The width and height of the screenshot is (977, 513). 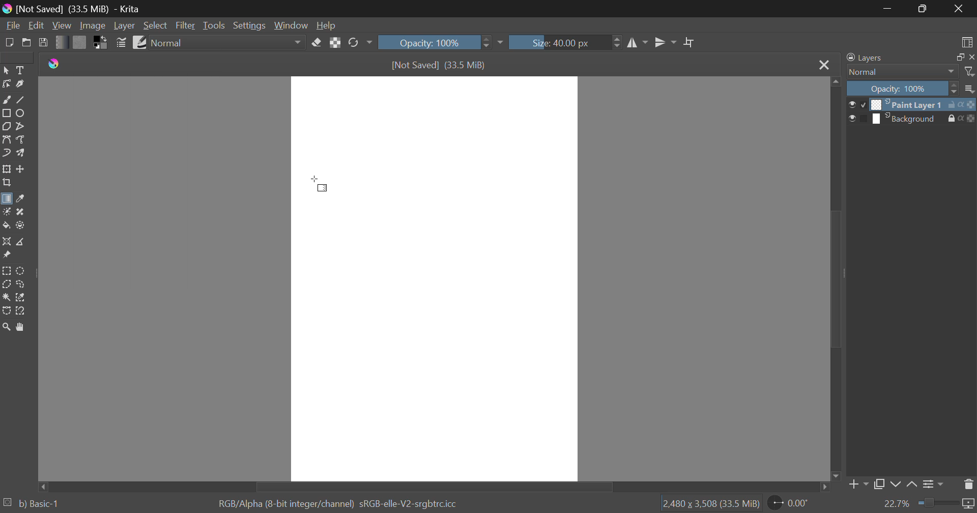 I want to click on Edit, so click(x=37, y=25).